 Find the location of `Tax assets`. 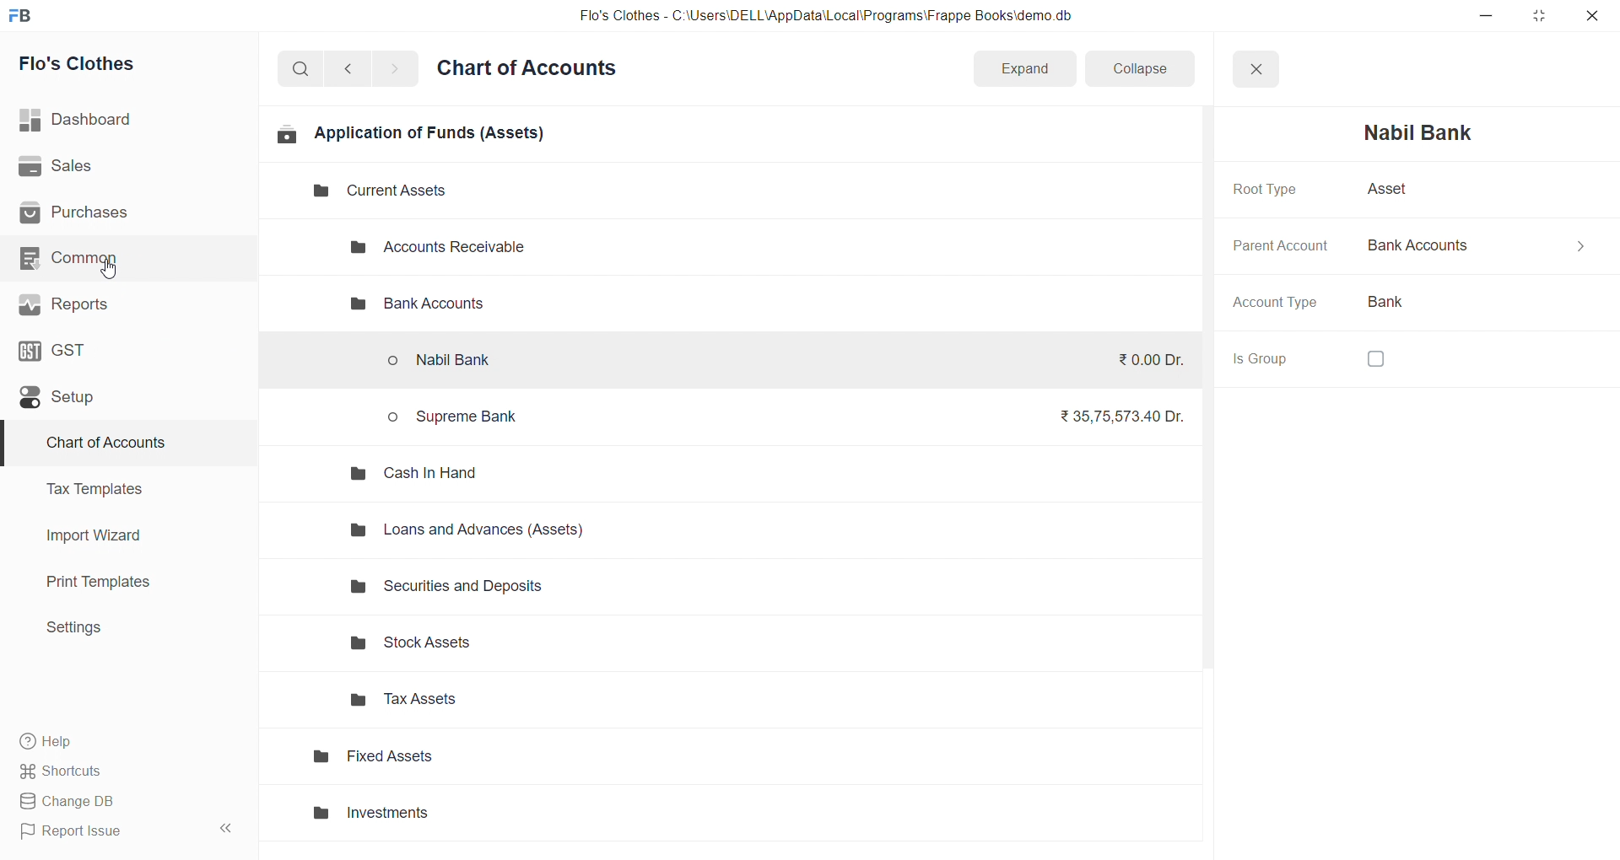

Tax assets is located at coordinates (483, 705).